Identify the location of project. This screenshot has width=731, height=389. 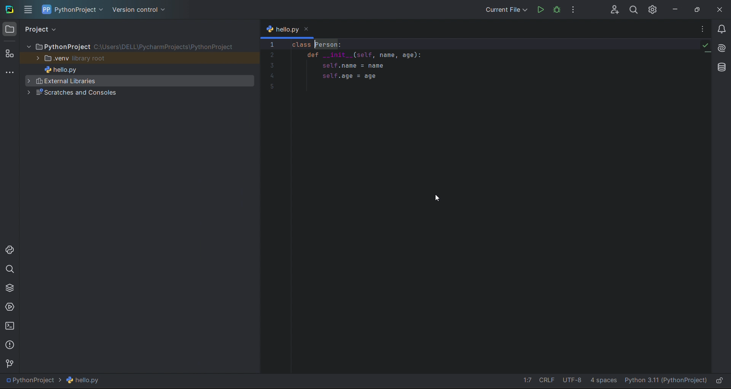
(73, 10).